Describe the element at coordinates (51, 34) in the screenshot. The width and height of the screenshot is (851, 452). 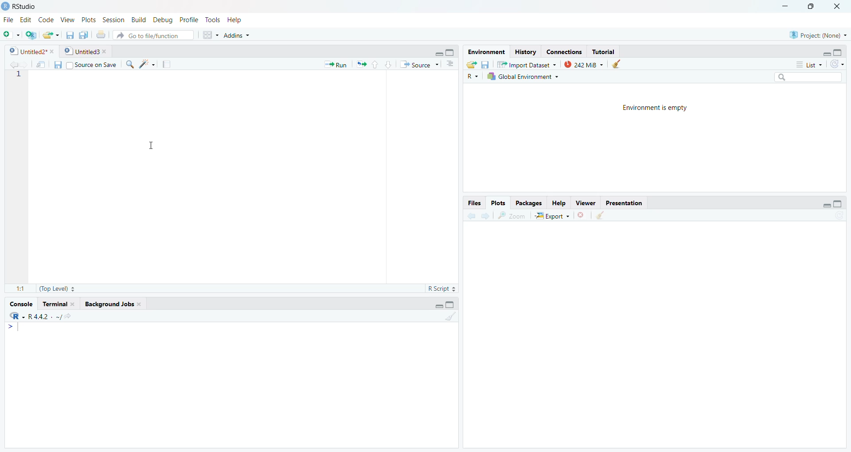
I see `open an existing file` at that location.